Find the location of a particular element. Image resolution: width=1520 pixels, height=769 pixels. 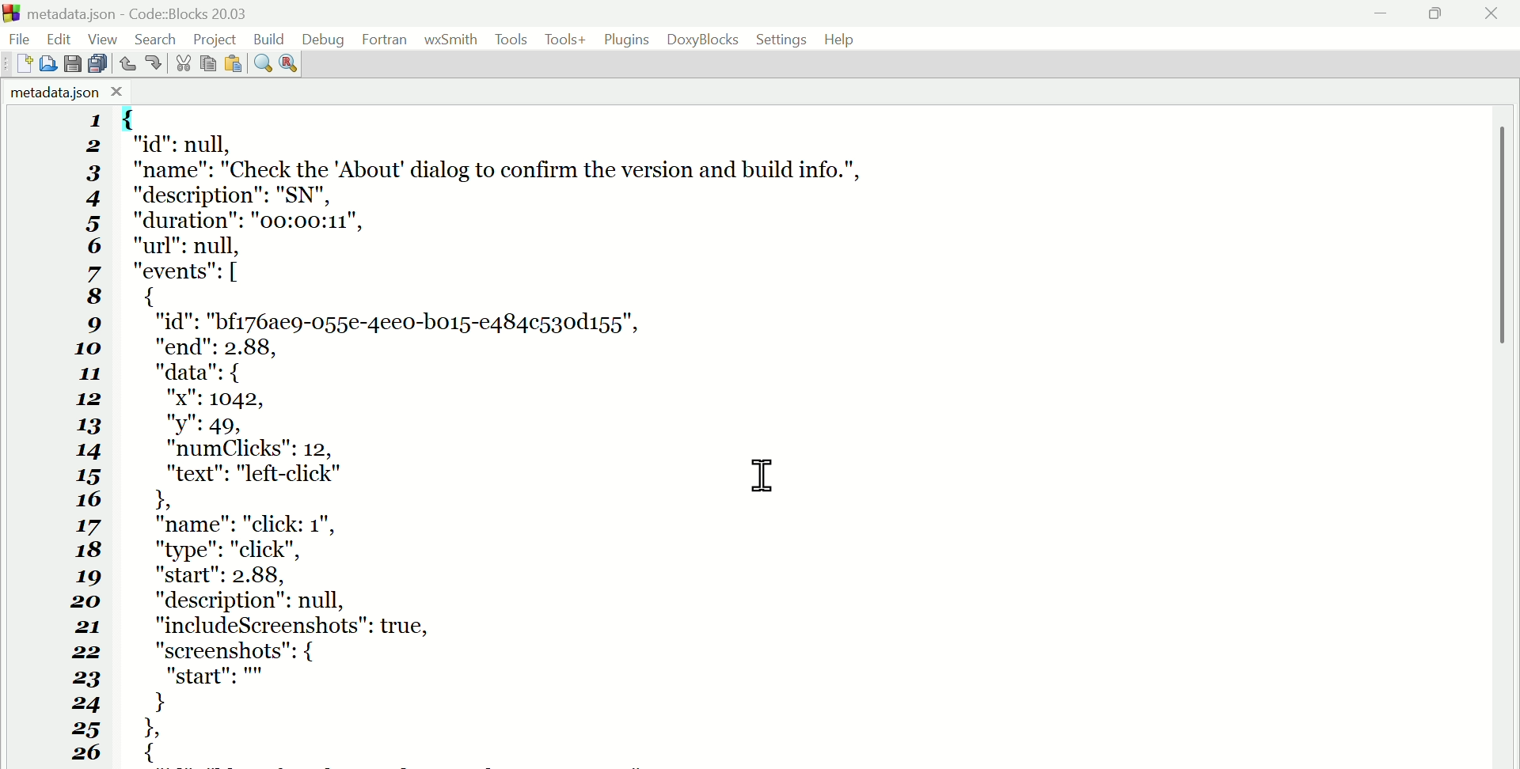

{
"id": null,
"name": "Check the "About dialog to confirm the version and build info.",
"description": "SN",
"duration": "00:00:11",
"url": null,
"events": [
{
"id": "bf176ae9-055e-4ee0-bo15-e484c530d155",
"end": 2.88,
"data": {
"x": 1042,
"y": 49,
"numClicks": 12,
"text": "left-click" I
1
"name": "click: 1",
"type": "click",
"start": 2.88,
"description": null,
"includeScreenshots": true,
"screenshots": {
"start":
}
1
{ is located at coordinates (536, 436).